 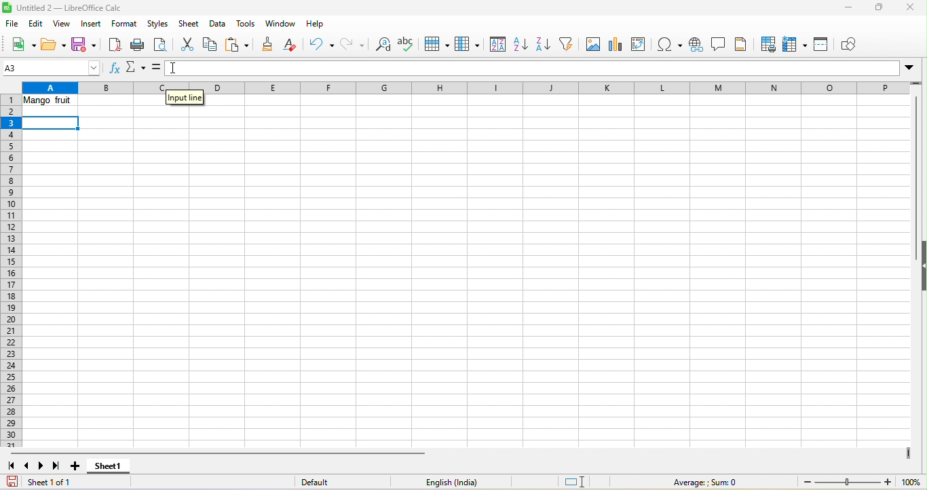 What do you see at coordinates (314, 24) in the screenshot?
I see `help` at bounding box center [314, 24].